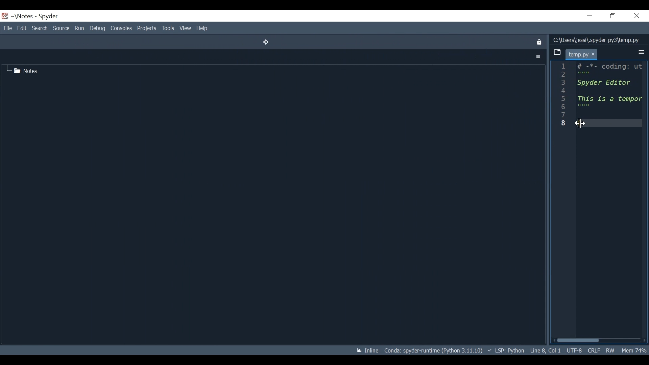 This screenshot has width=649, height=365. What do you see at coordinates (590, 16) in the screenshot?
I see `Minimize` at bounding box center [590, 16].